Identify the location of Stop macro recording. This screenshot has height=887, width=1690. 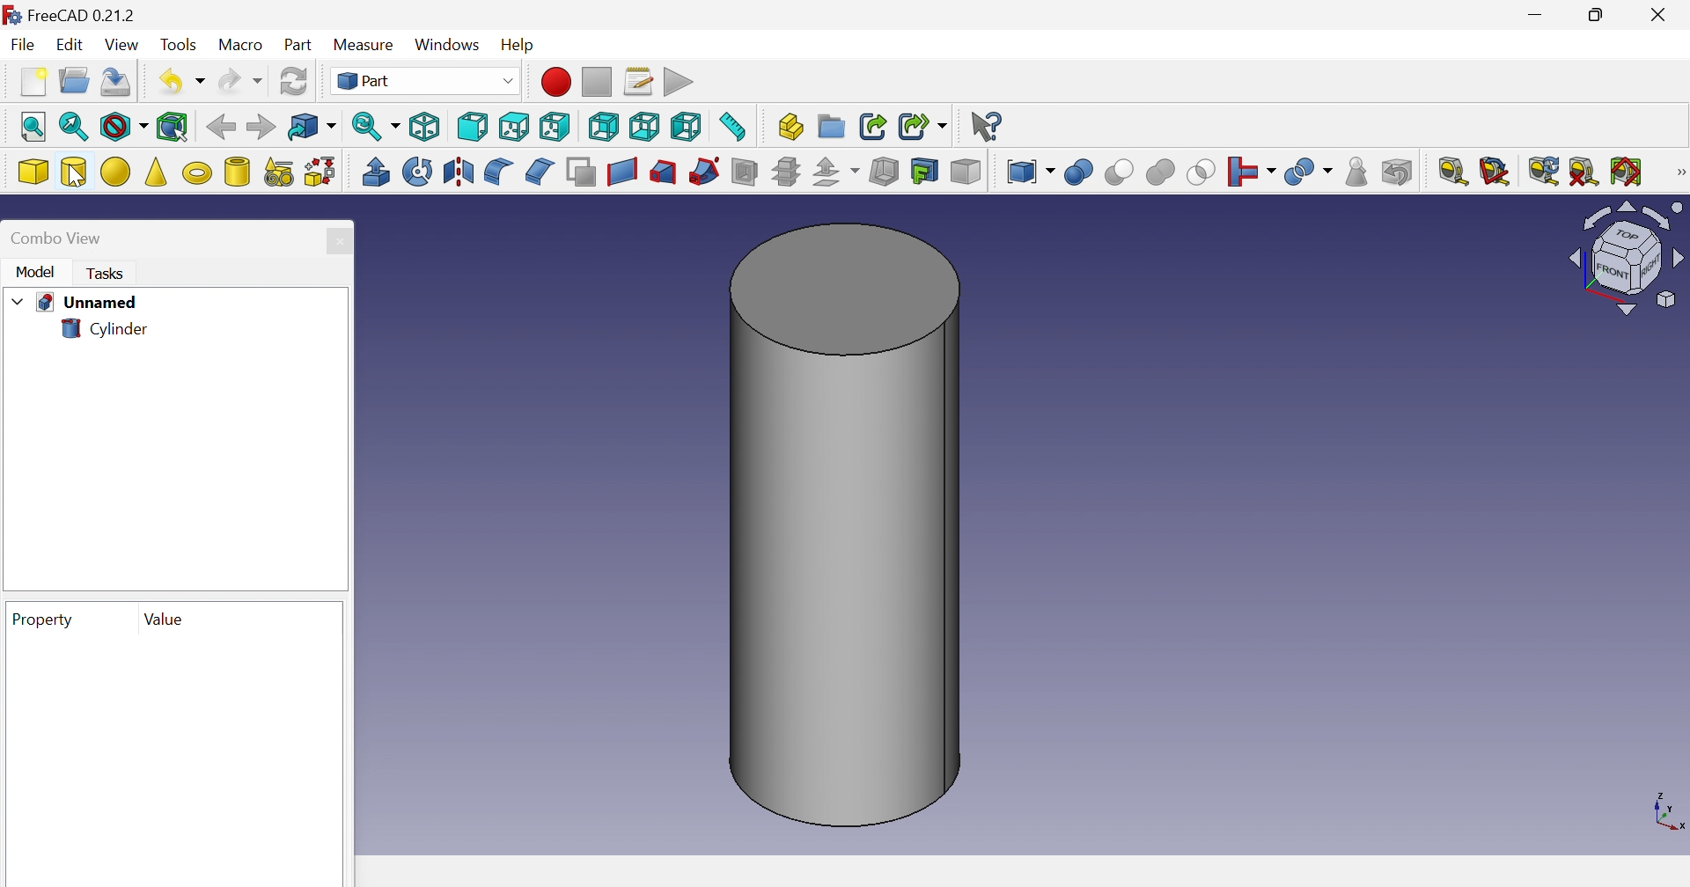
(598, 82).